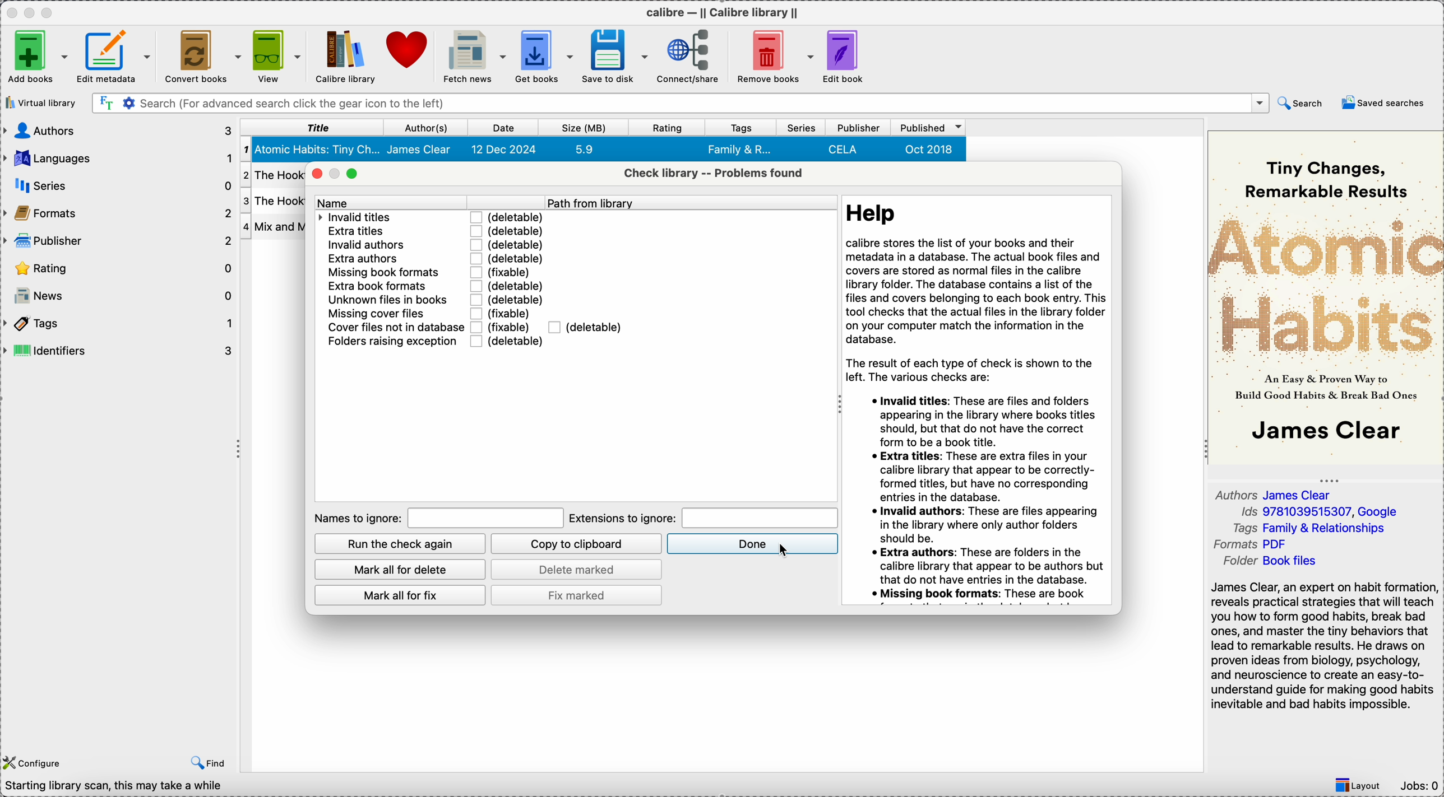  What do you see at coordinates (761, 518) in the screenshot?
I see `add extensions to ignore` at bounding box center [761, 518].